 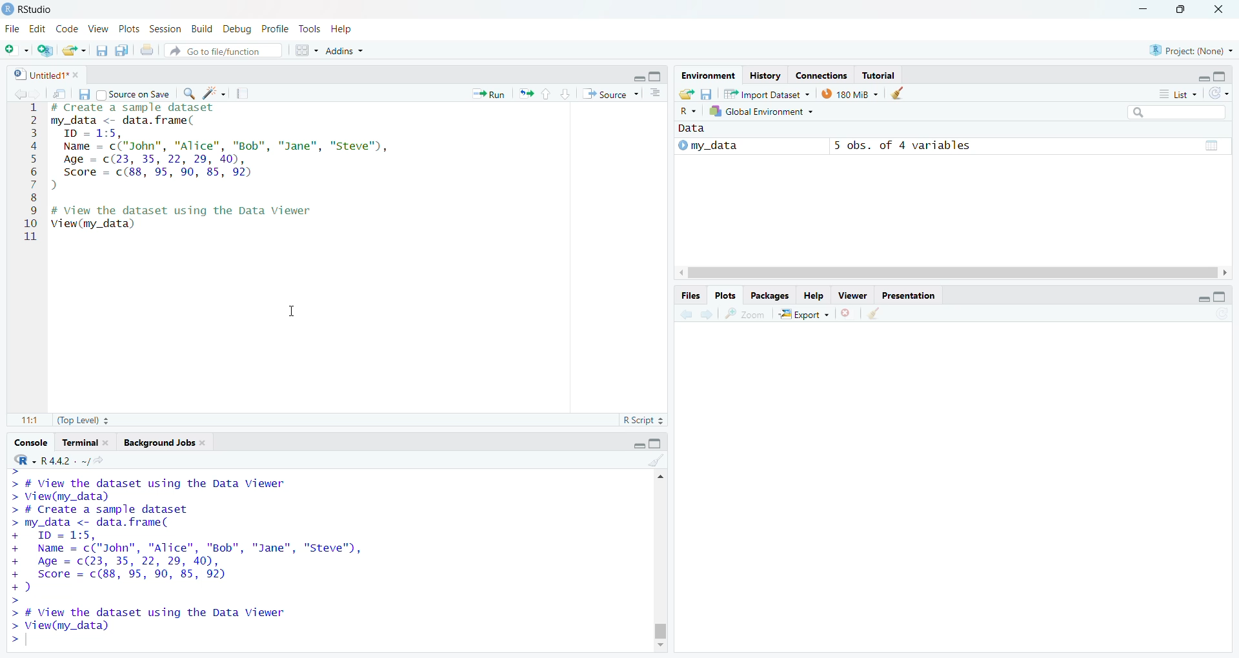 What do you see at coordinates (167, 444) in the screenshot?
I see `Background Jobs` at bounding box center [167, 444].